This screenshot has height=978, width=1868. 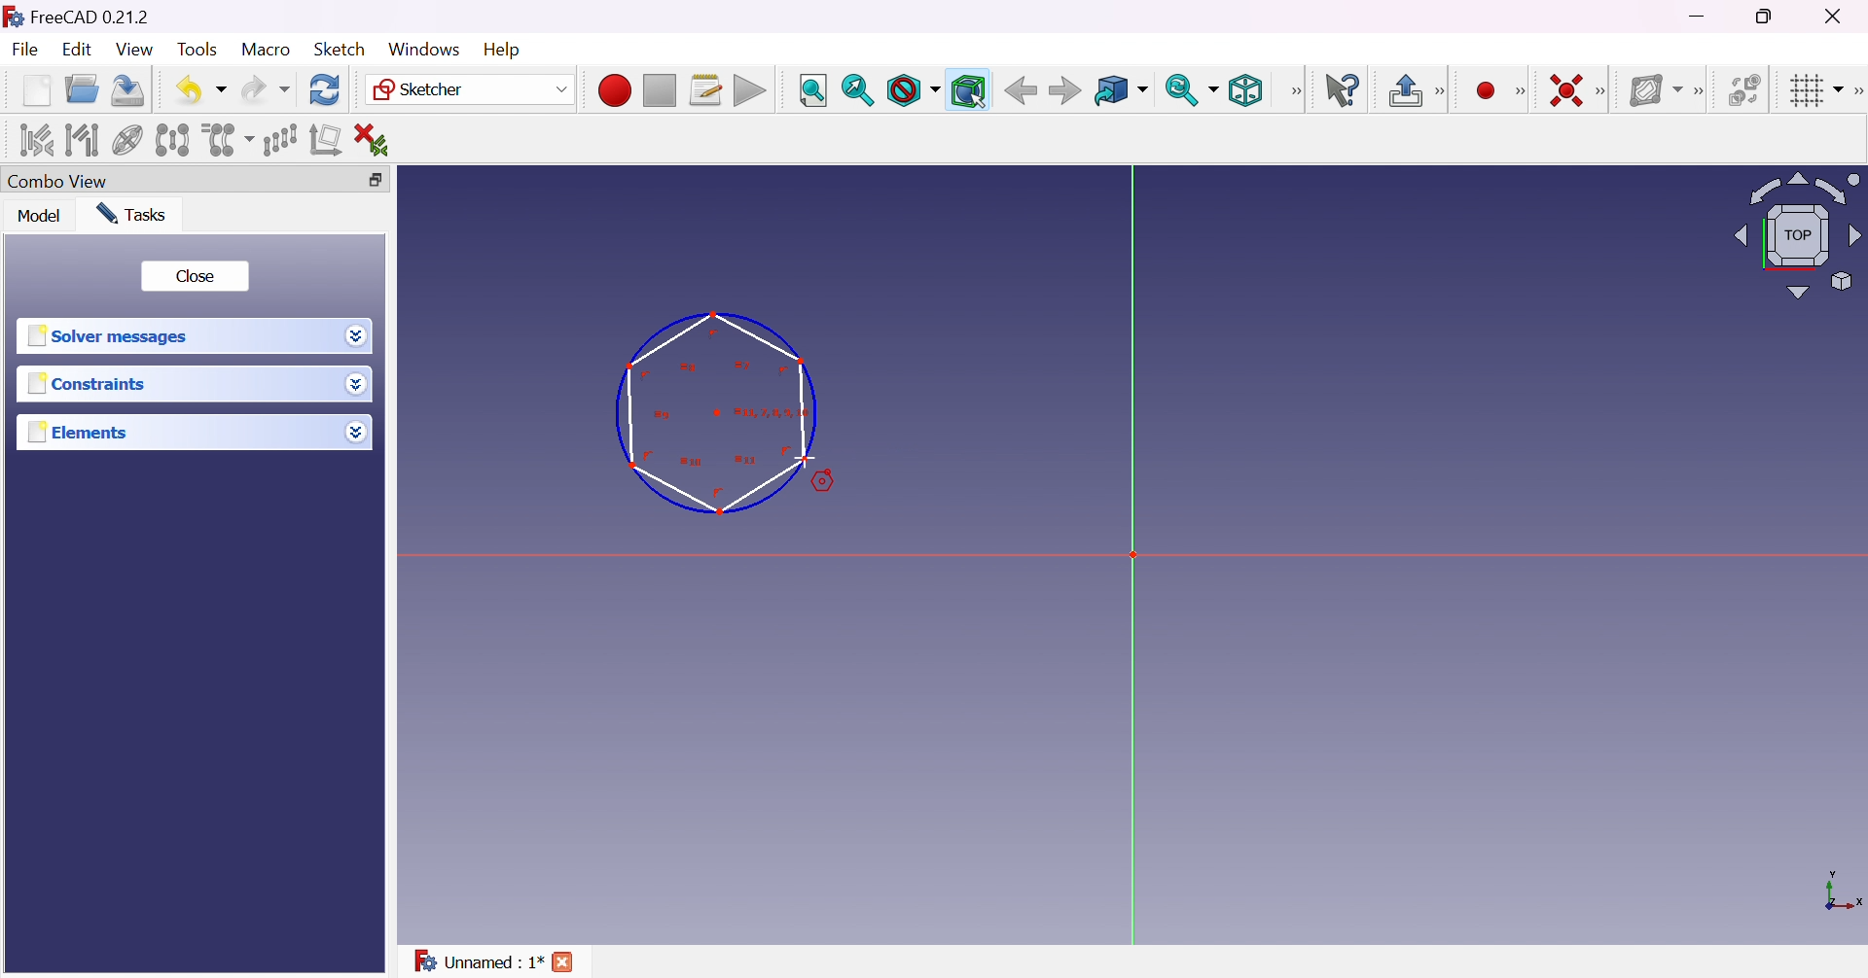 I want to click on Sketch, so click(x=346, y=49).